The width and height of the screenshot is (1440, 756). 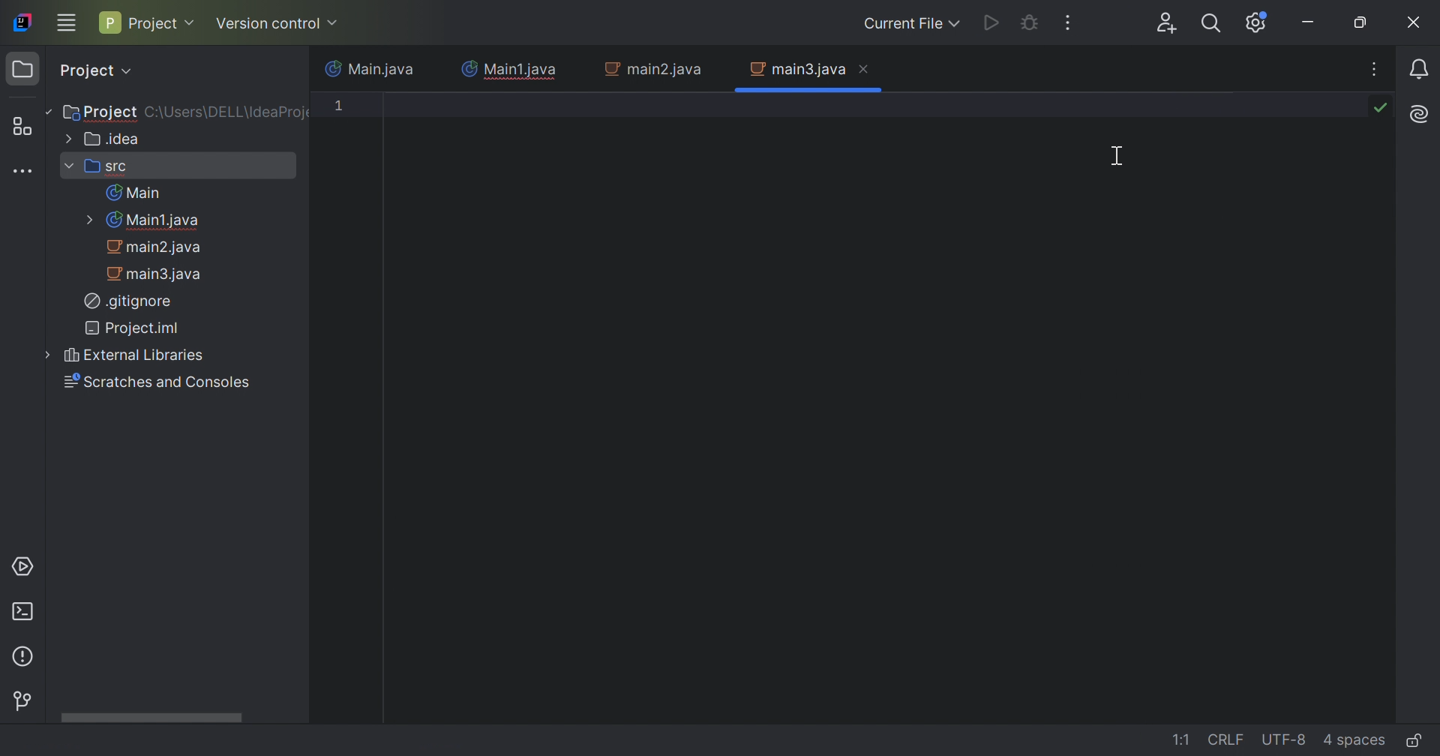 I want to click on External Libraries, so click(x=121, y=355).